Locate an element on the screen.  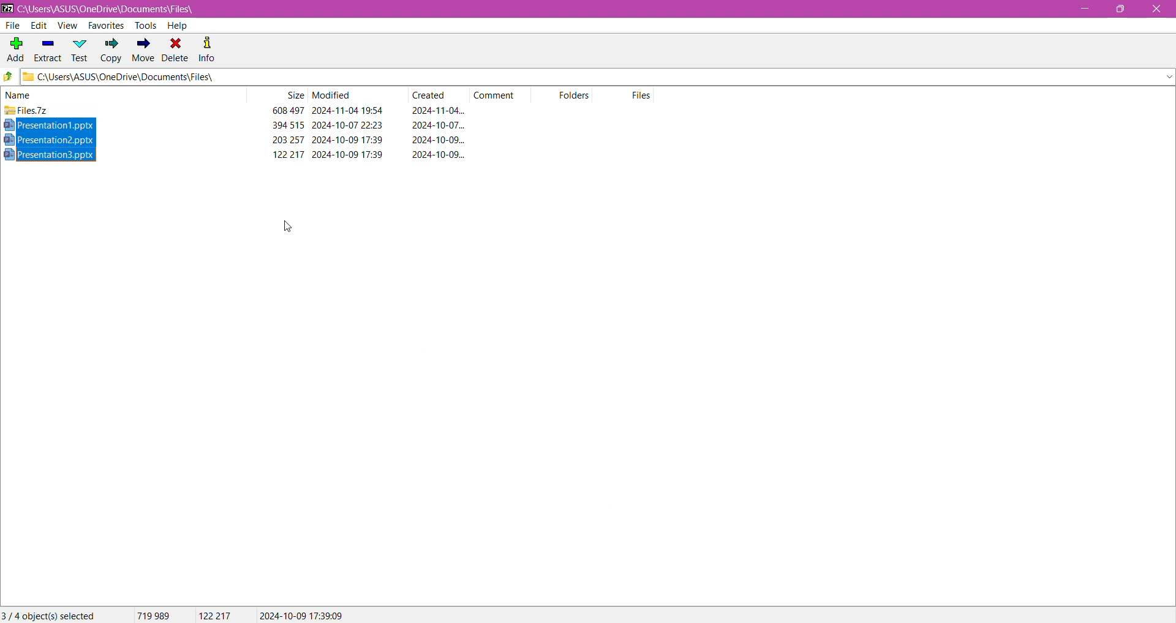
Presentation3.pptx 122217 2024-10-09 17:39 2024-10-09... is located at coordinates (242, 154).